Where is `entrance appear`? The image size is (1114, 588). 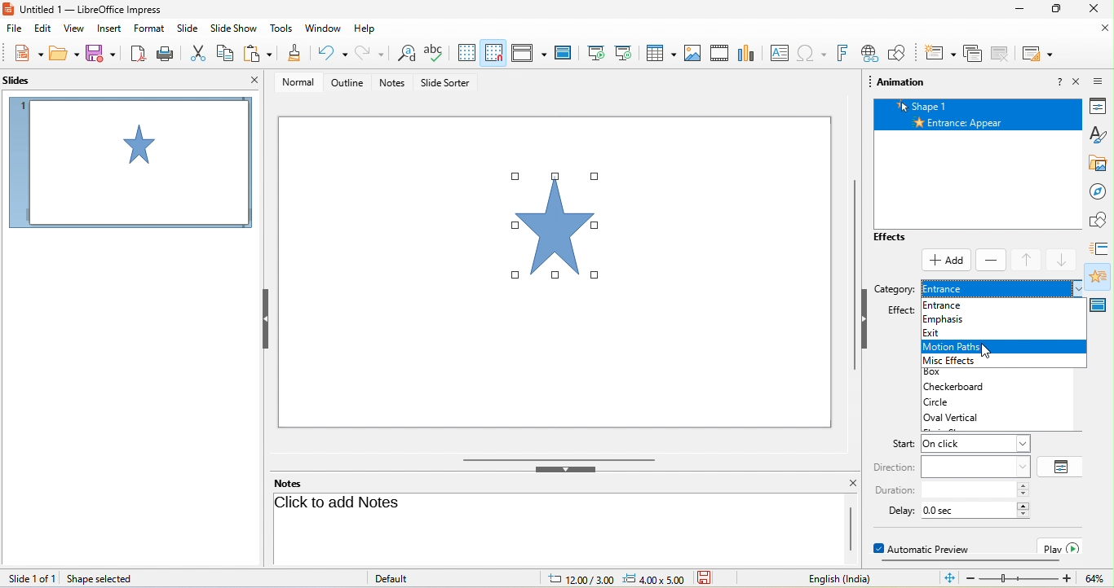 entrance appear is located at coordinates (980, 122).